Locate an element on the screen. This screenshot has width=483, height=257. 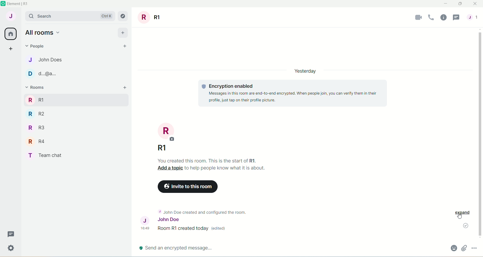
minimize is located at coordinates (447, 4).